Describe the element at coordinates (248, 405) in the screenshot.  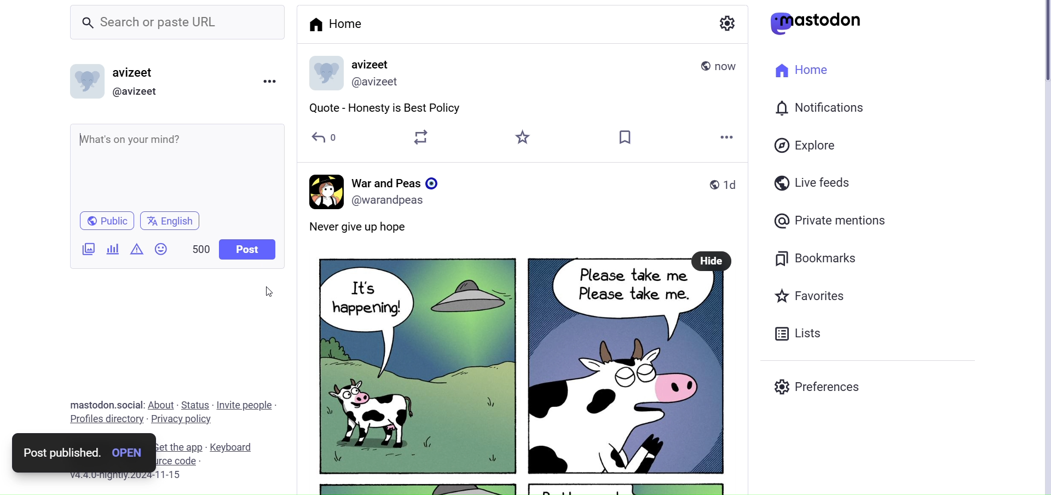
I see `Invite People` at that location.